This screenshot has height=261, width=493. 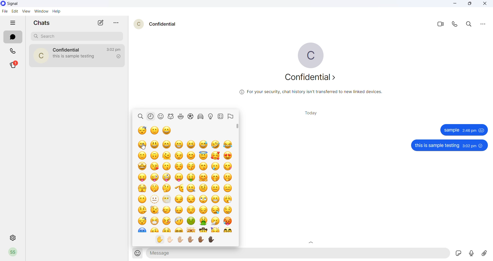 What do you see at coordinates (78, 58) in the screenshot?
I see `last message` at bounding box center [78, 58].